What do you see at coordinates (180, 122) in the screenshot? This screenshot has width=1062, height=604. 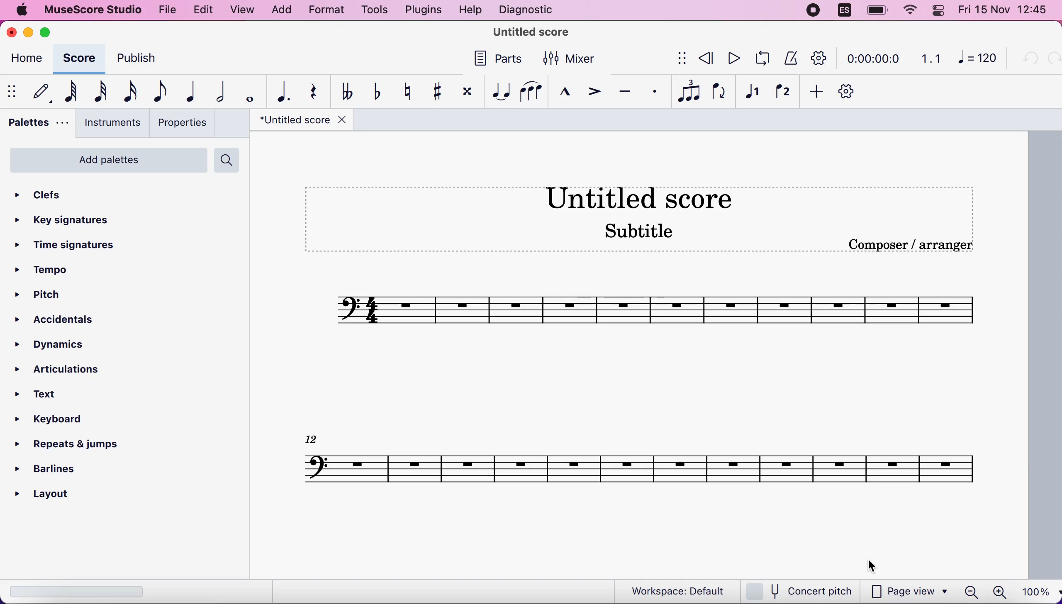 I see `Properties` at bounding box center [180, 122].